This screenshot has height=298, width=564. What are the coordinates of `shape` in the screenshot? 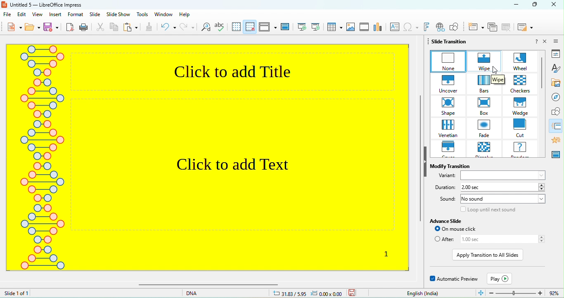 It's located at (556, 111).